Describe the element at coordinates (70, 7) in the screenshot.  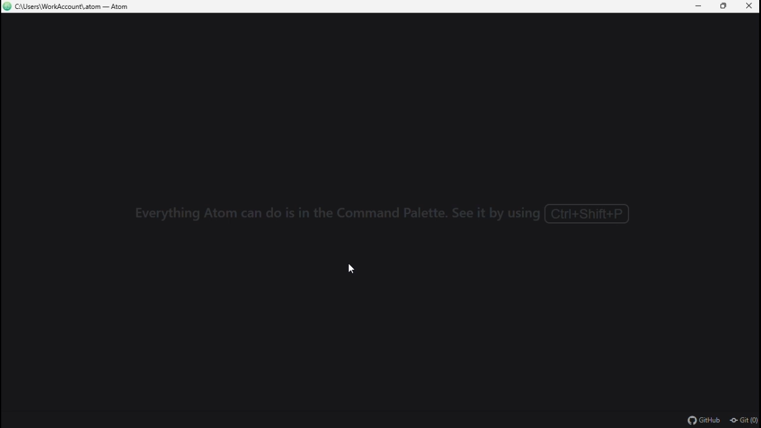
I see `File name and file path` at that location.